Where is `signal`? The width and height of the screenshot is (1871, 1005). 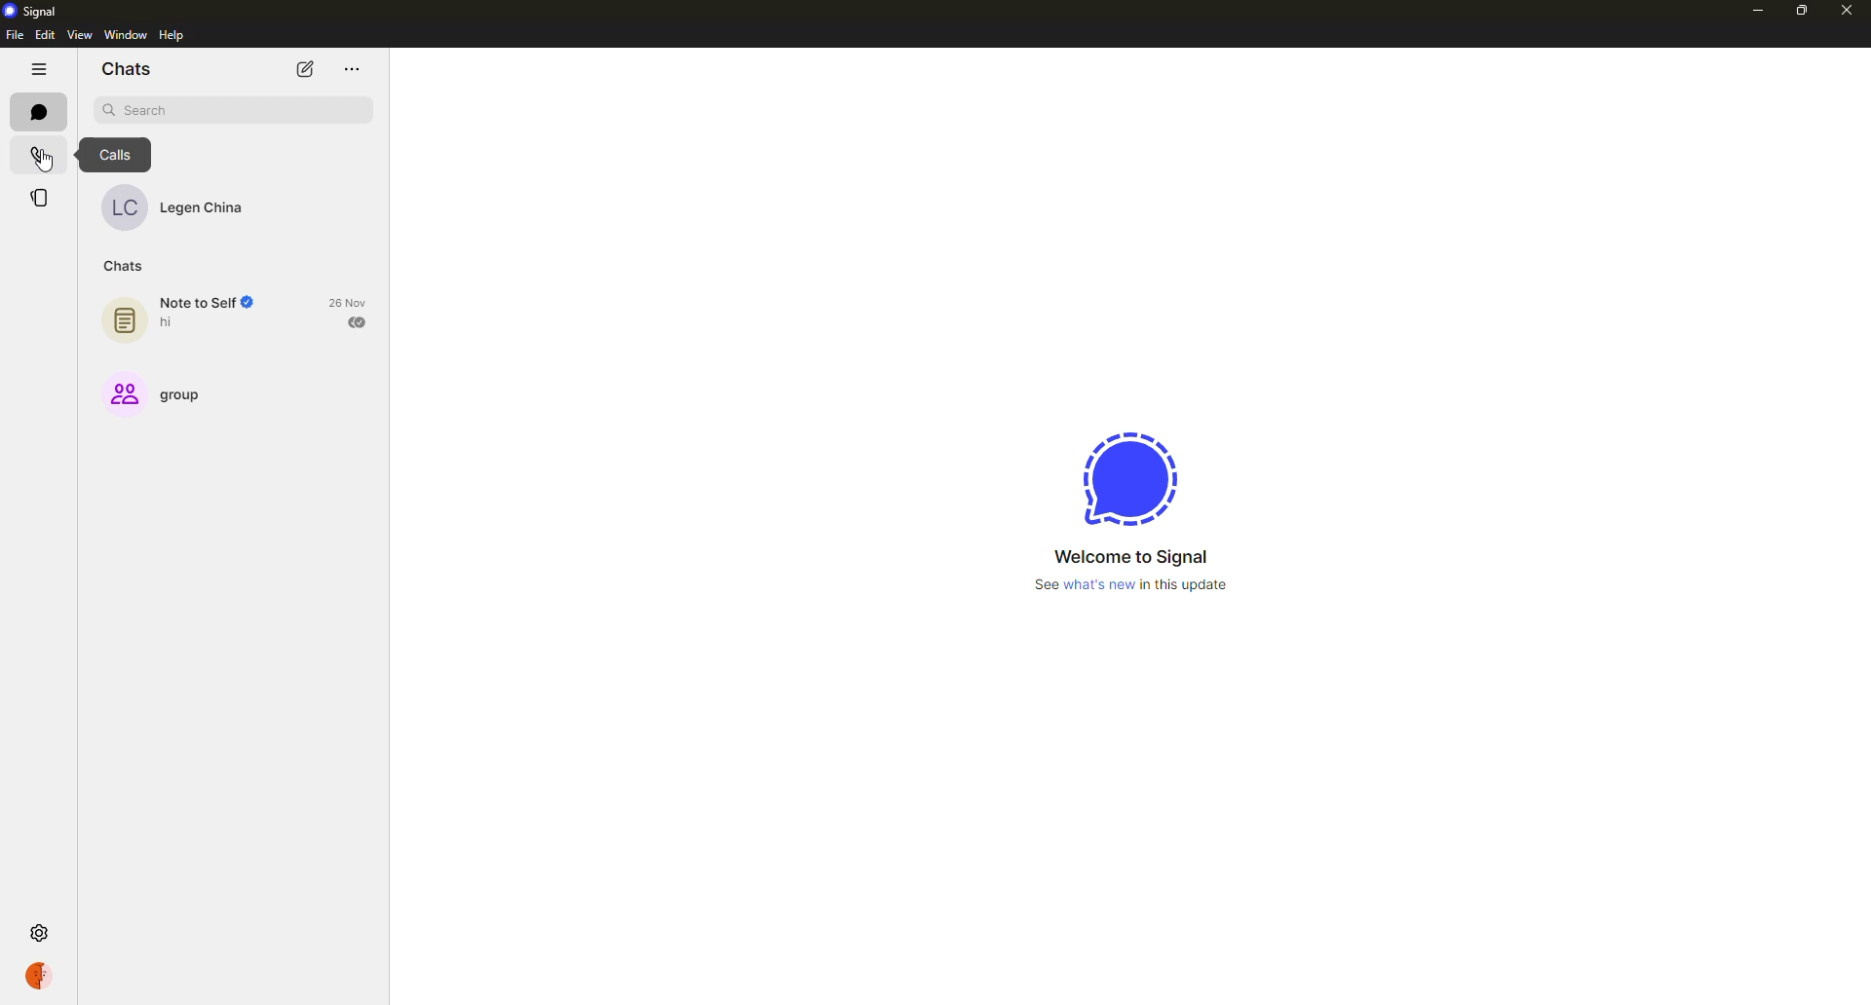 signal is located at coordinates (1131, 475).